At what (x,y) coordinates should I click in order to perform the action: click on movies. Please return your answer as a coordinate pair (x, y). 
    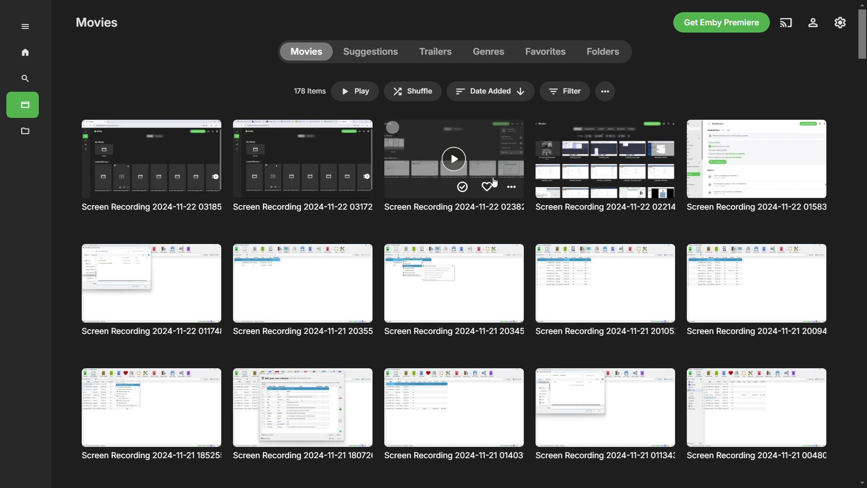
    Looking at the image, I should click on (150, 171).